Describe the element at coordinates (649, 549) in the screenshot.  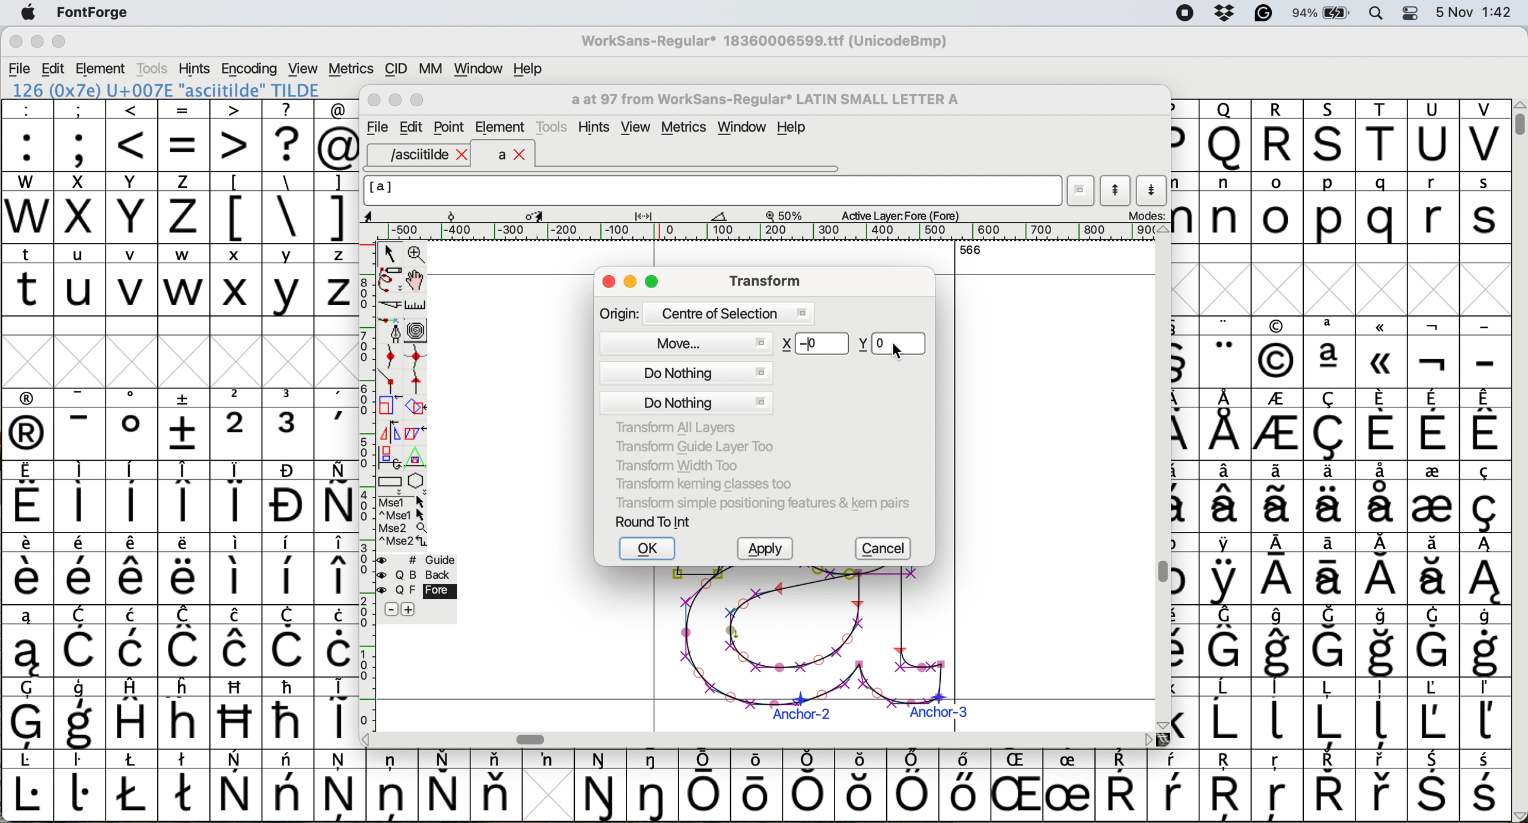
I see `ok` at that location.